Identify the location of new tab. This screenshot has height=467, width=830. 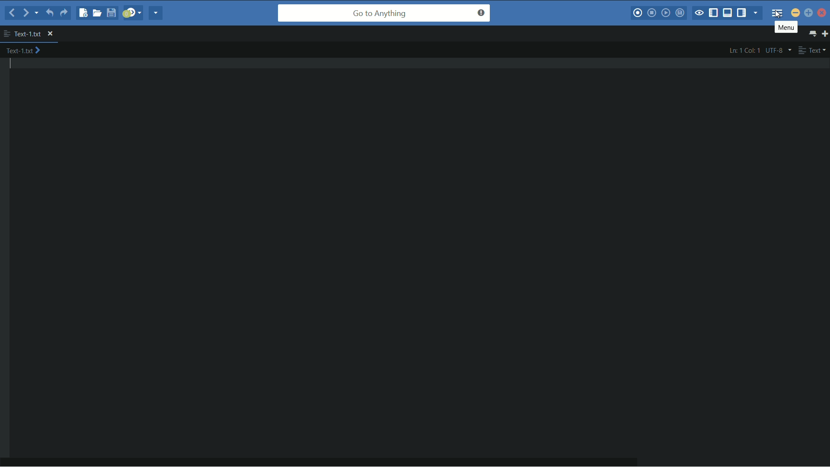
(825, 33).